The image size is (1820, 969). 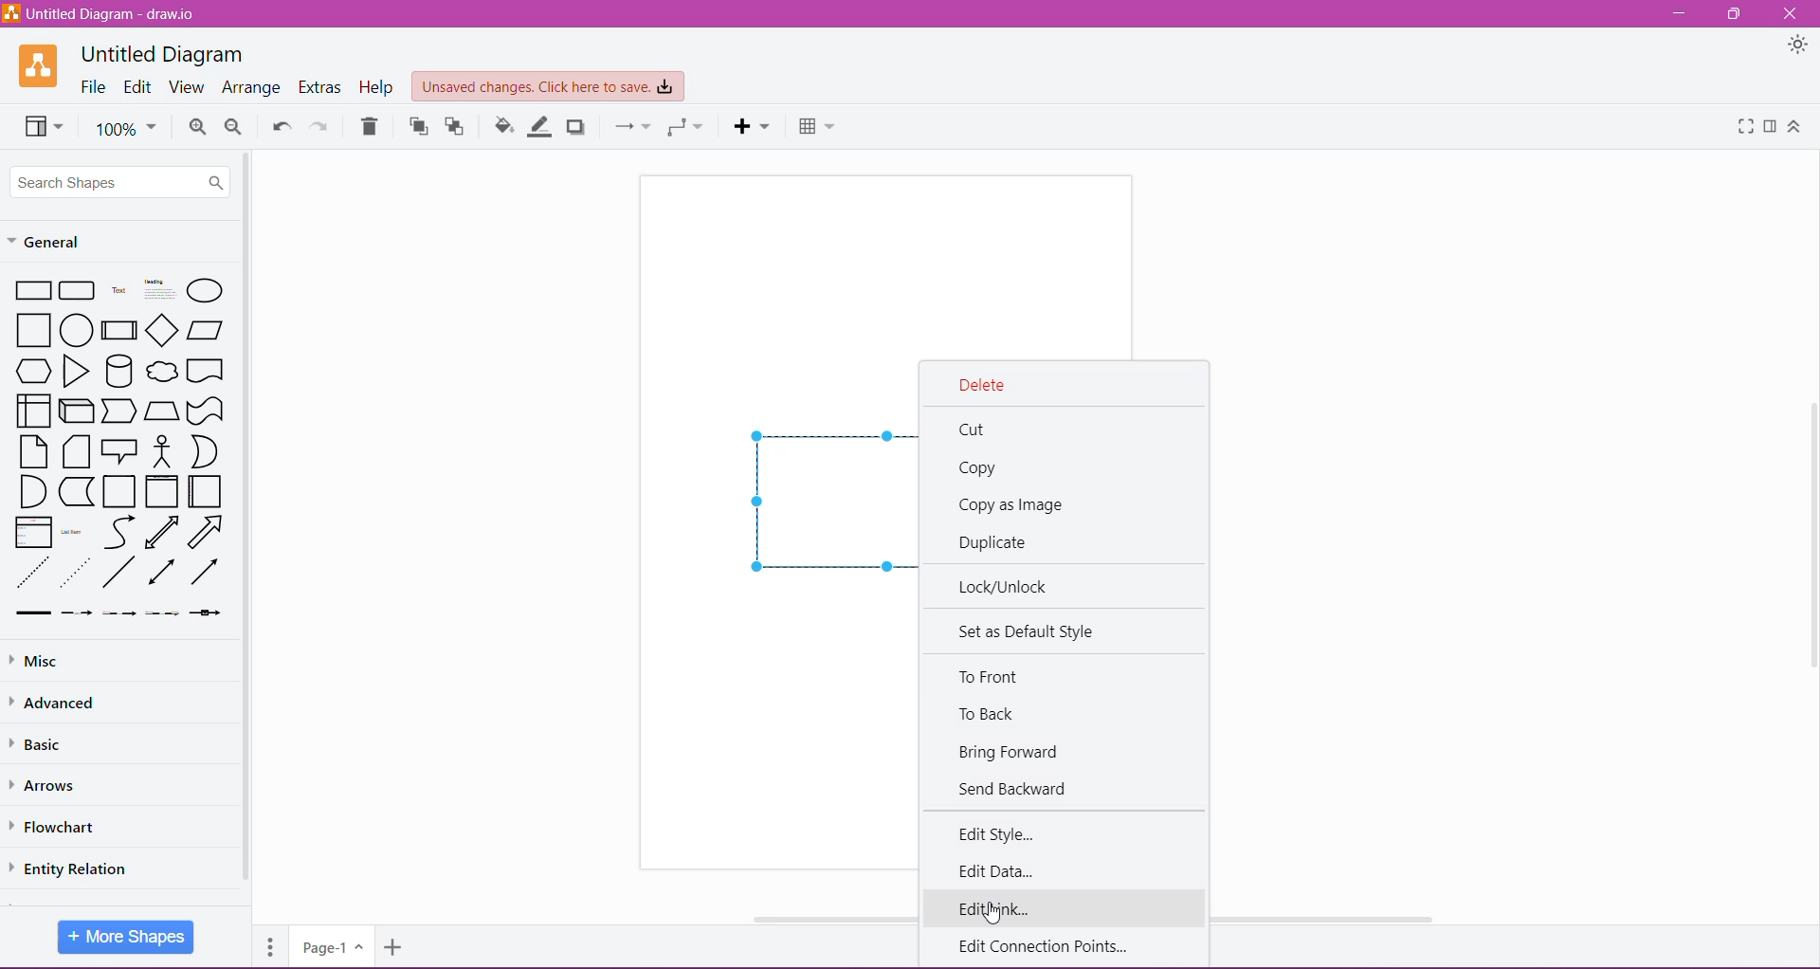 What do you see at coordinates (978, 383) in the screenshot?
I see `Delete` at bounding box center [978, 383].